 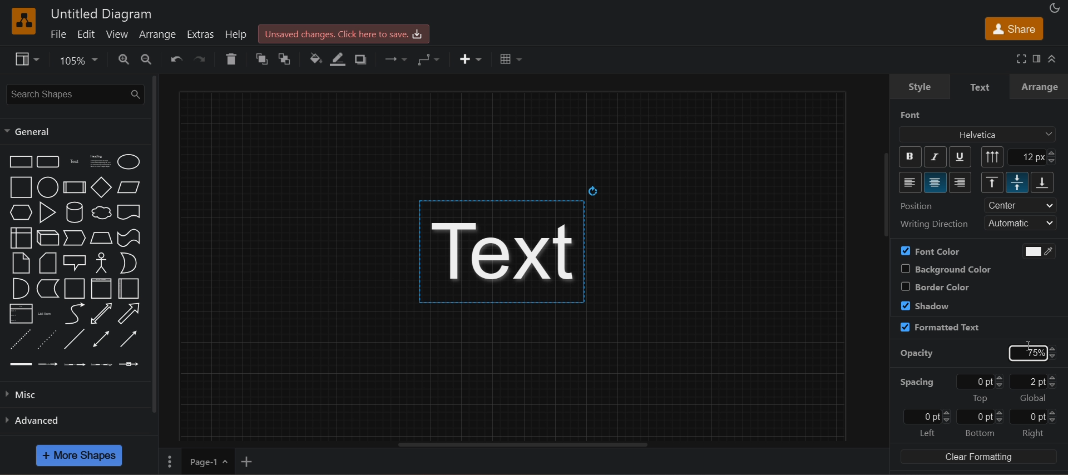 I want to click on undo, so click(x=175, y=59).